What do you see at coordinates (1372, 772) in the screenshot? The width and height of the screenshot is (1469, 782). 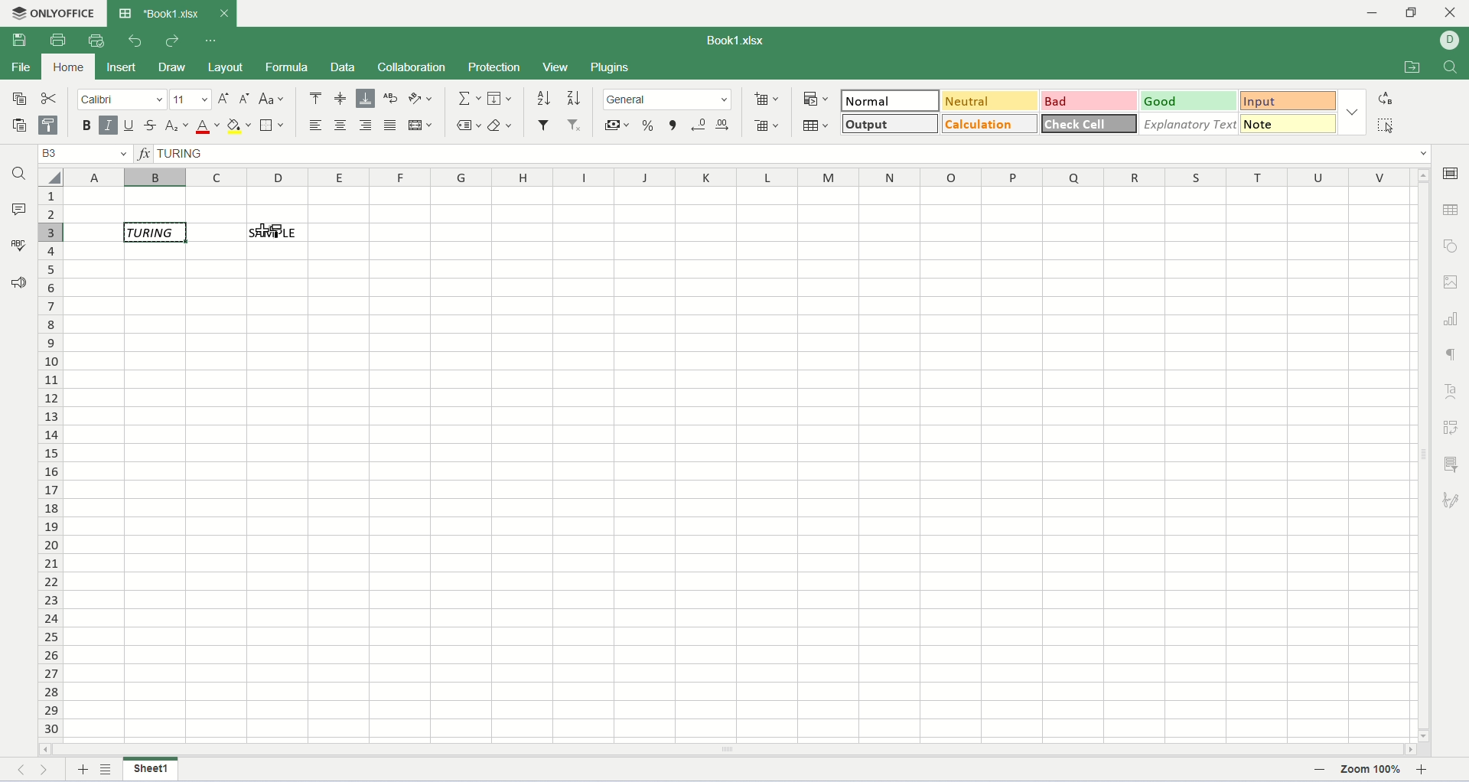 I see `zoom percent` at bounding box center [1372, 772].